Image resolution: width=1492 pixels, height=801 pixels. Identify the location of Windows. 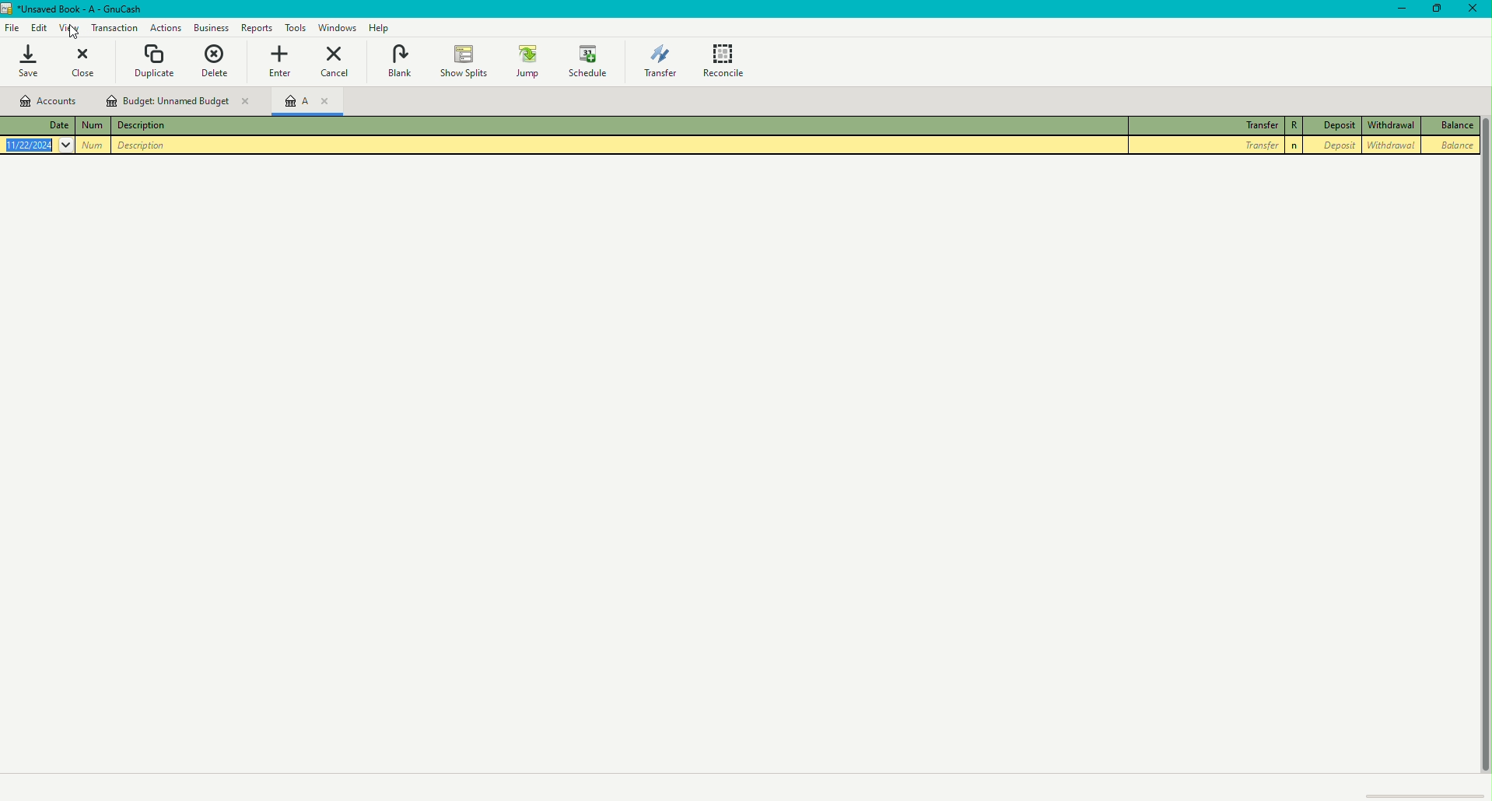
(338, 27).